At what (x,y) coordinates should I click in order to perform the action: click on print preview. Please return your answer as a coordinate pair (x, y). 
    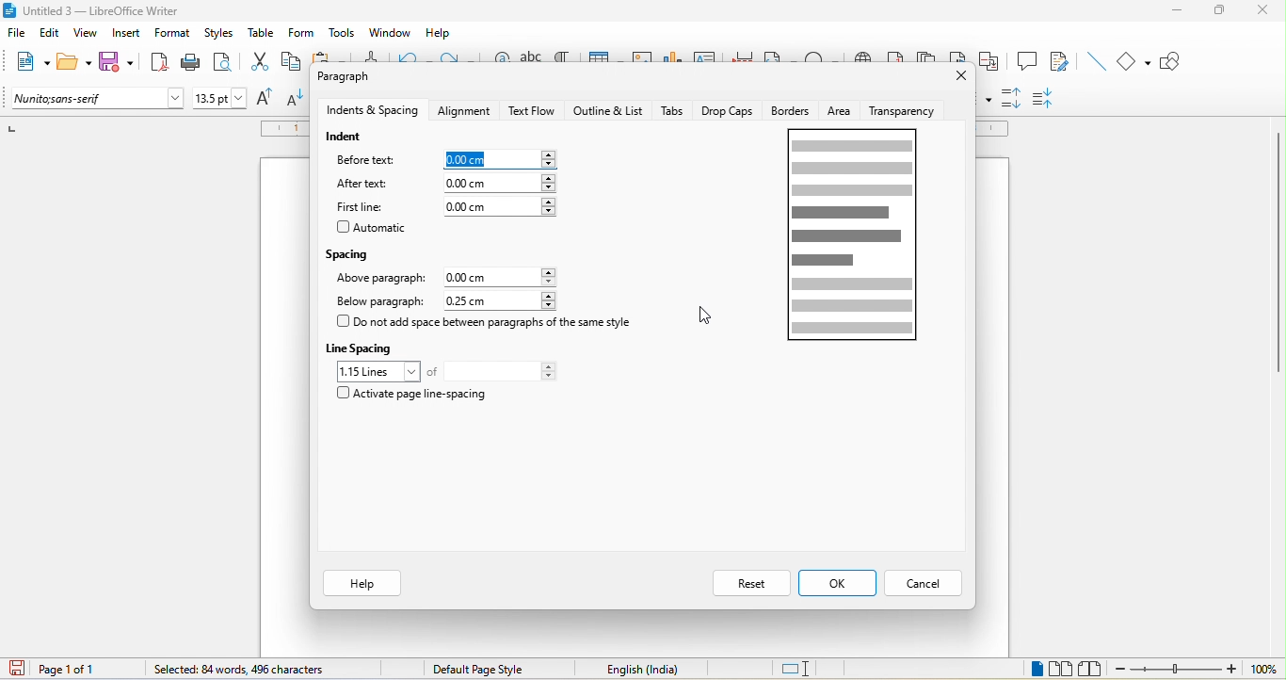
    Looking at the image, I should click on (227, 62).